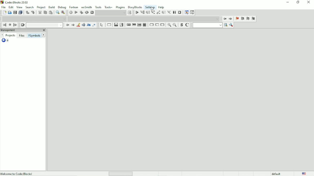 Image resolution: width=314 pixels, height=176 pixels. Describe the element at coordinates (304, 173) in the screenshot. I see `Language` at that location.